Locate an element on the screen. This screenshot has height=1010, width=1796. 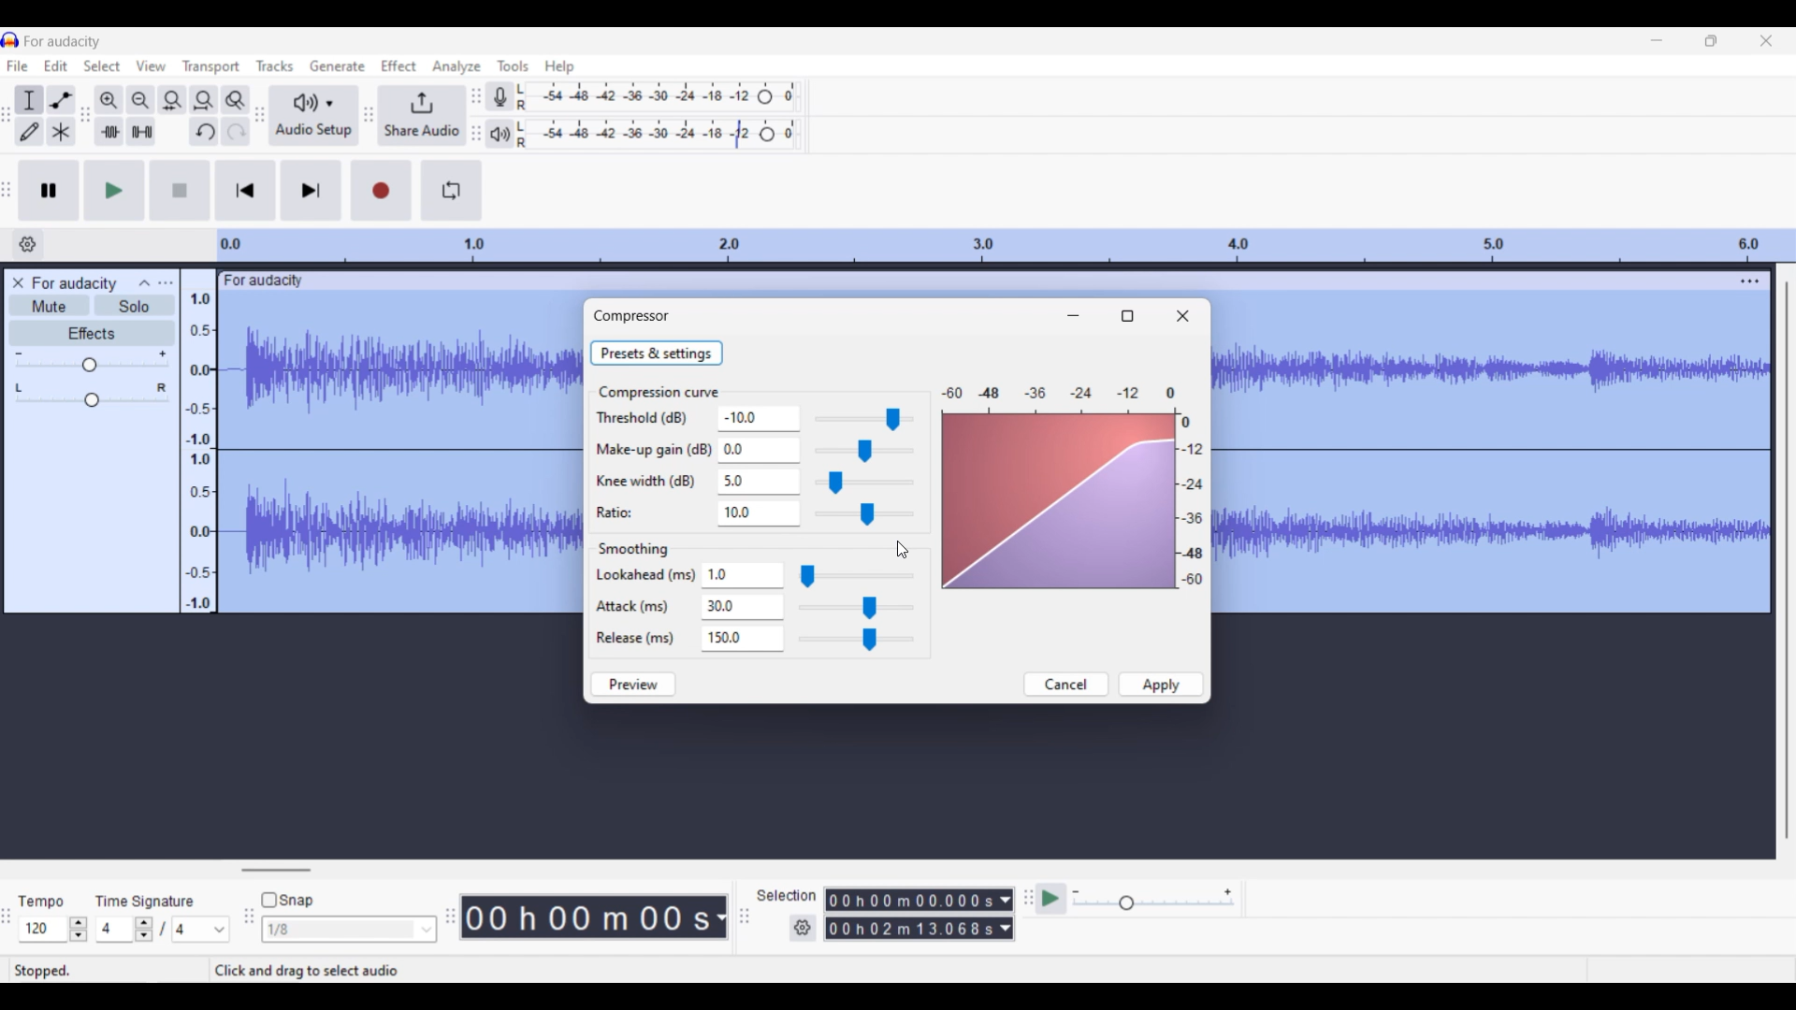
Settings is located at coordinates (803, 928).